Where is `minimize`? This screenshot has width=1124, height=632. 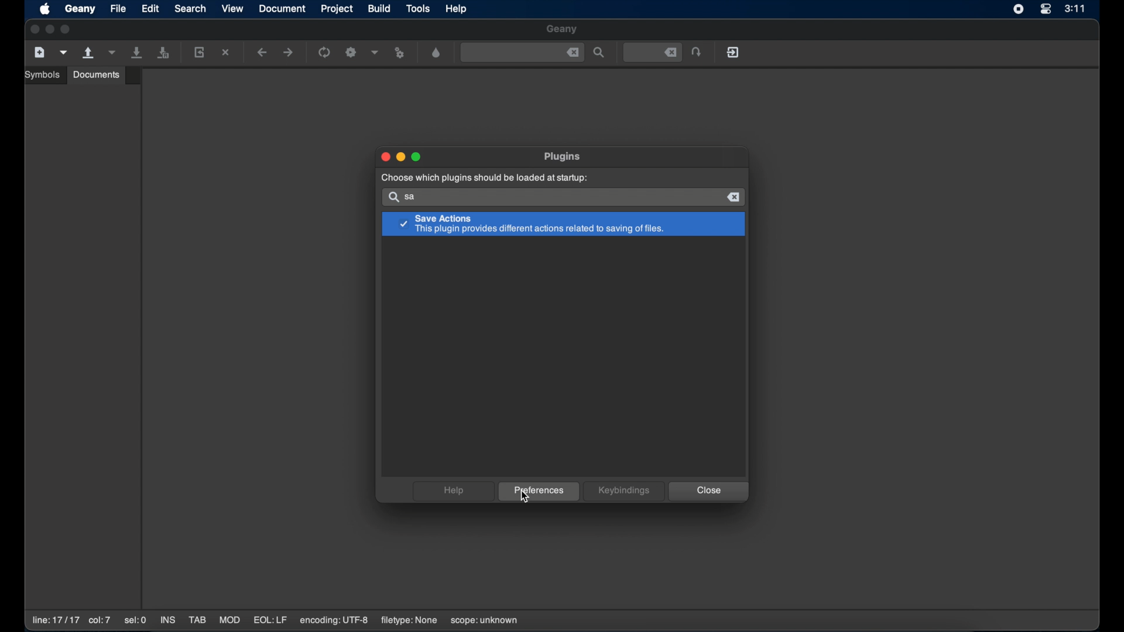 minimize is located at coordinates (50, 30).